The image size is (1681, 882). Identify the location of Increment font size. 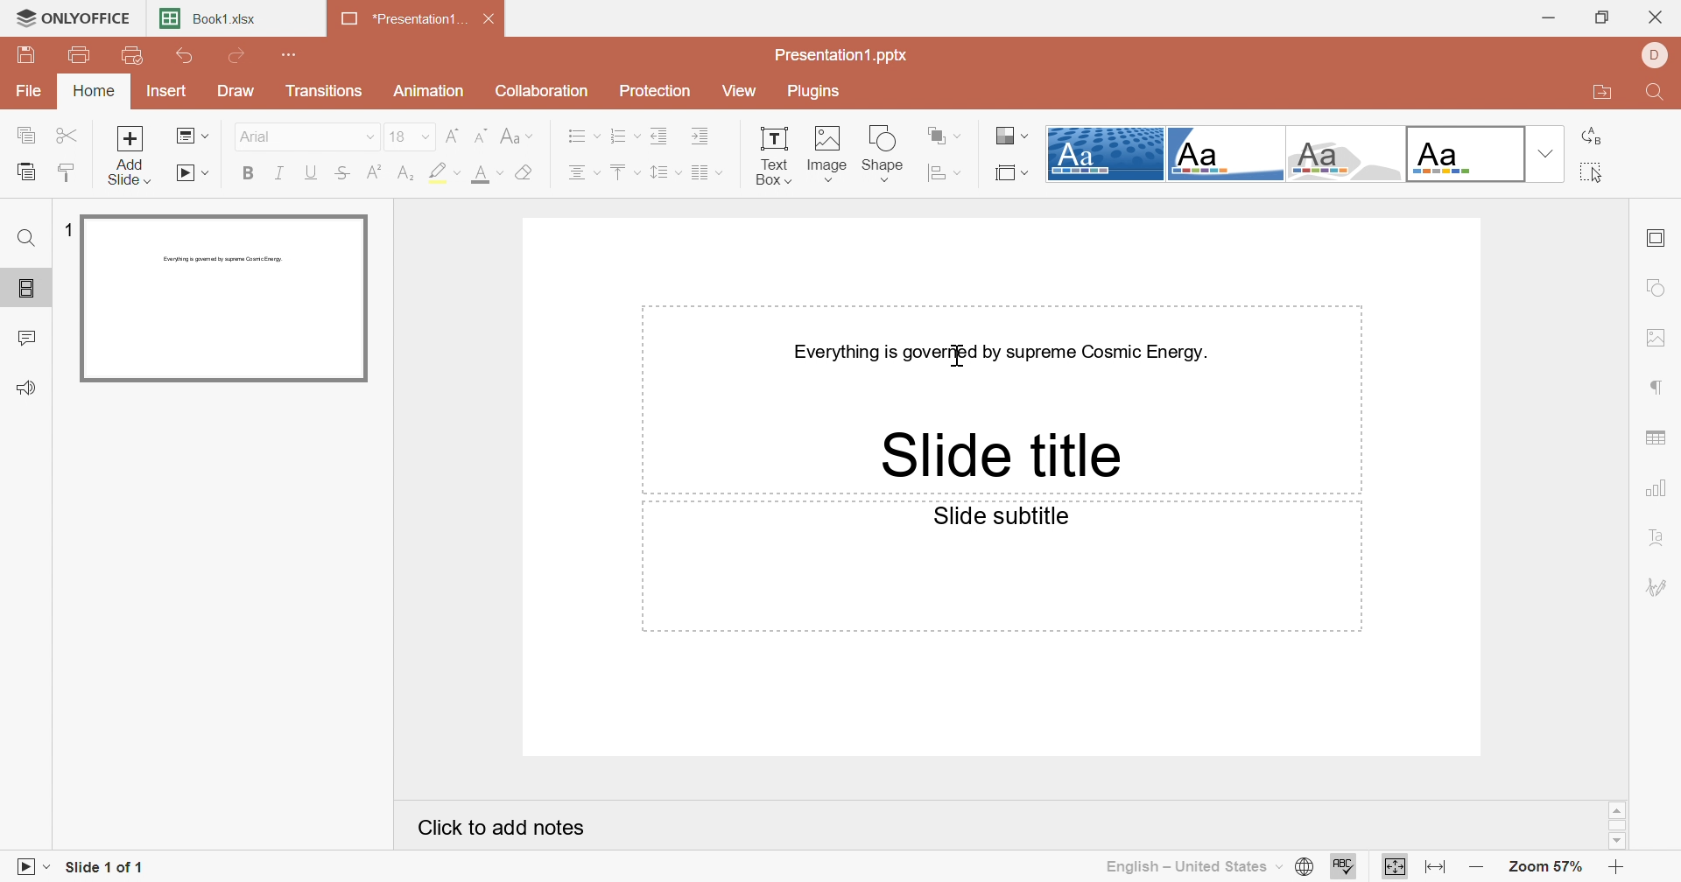
(452, 135).